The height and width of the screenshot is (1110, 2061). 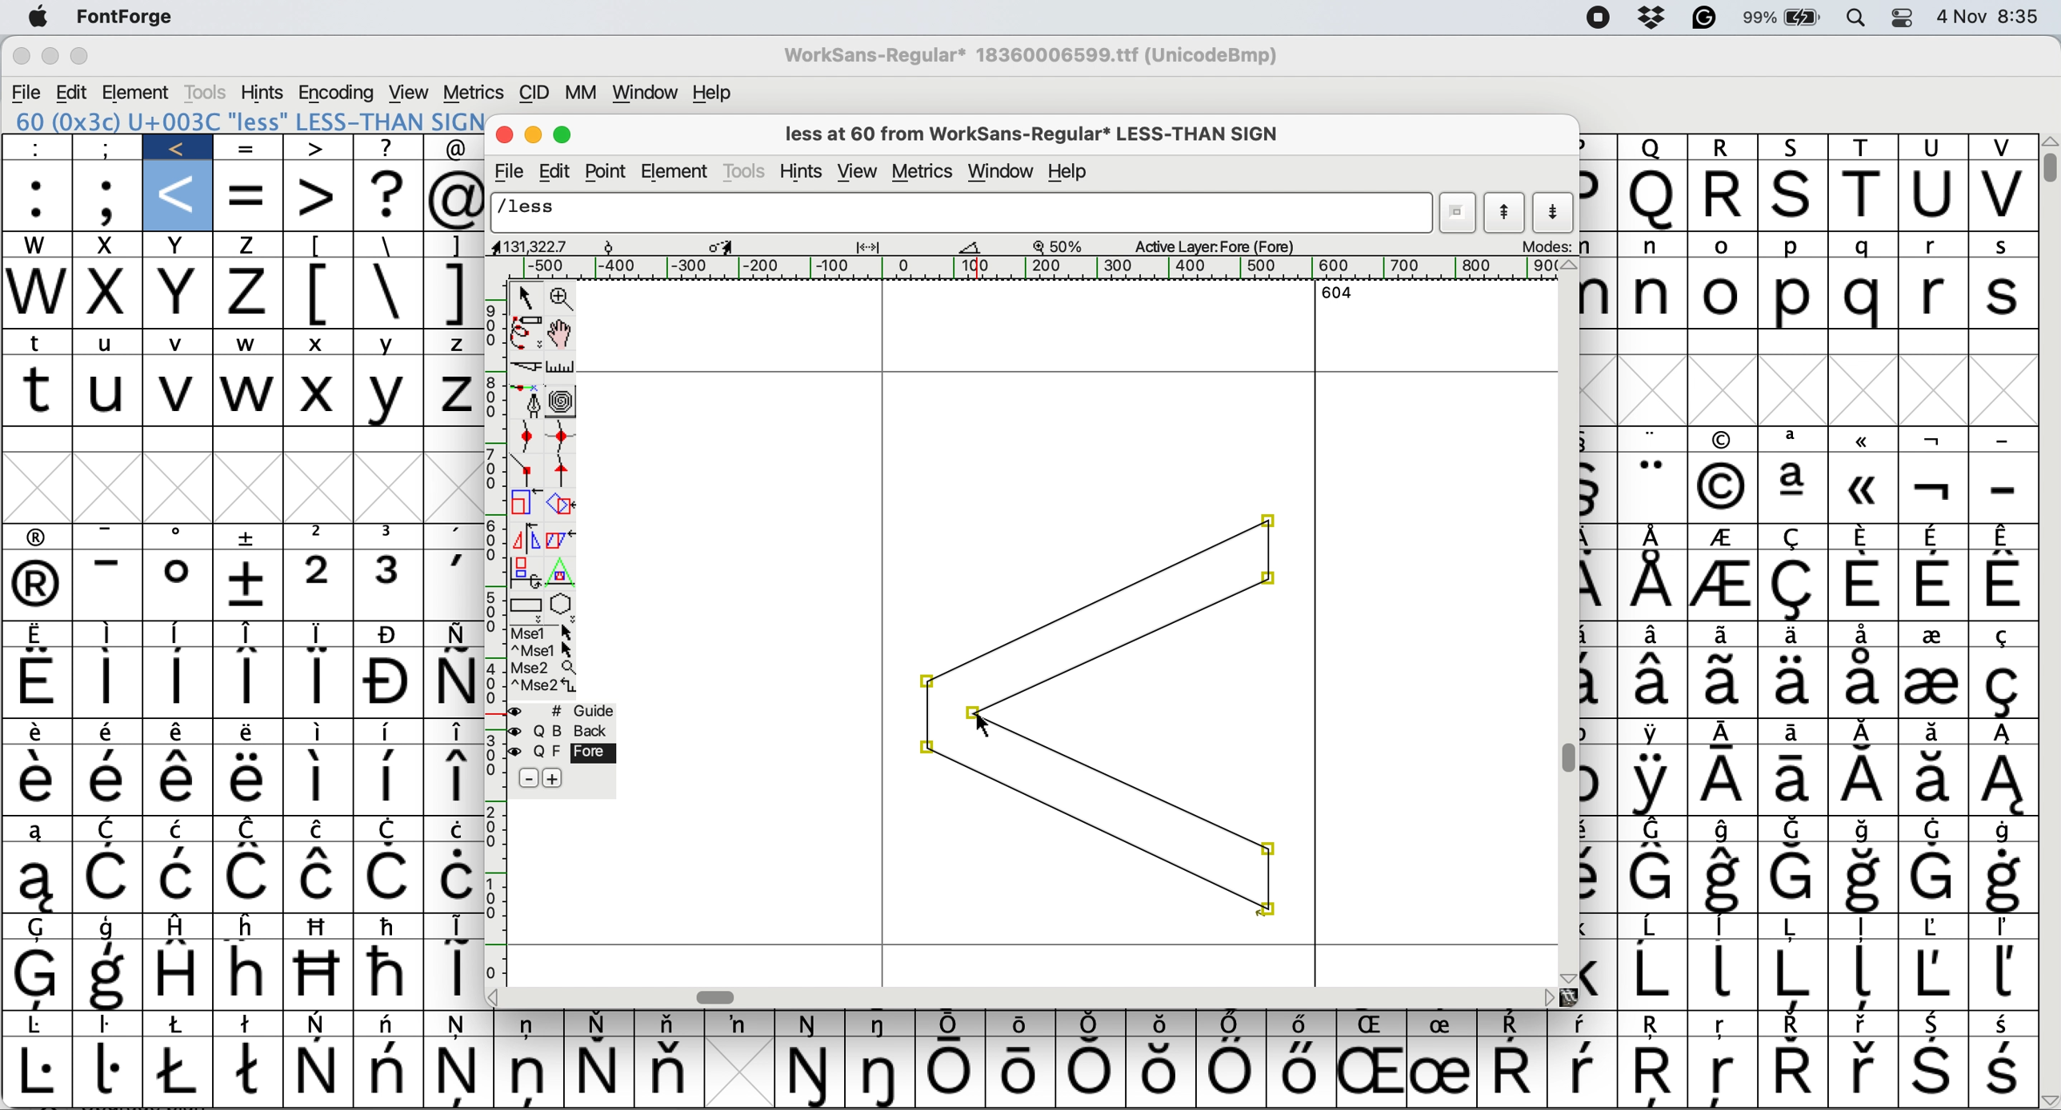 What do you see at coordinates (318, 1025) in the screenshot?
I see `Symbol` at bounding box center [318, 1025].